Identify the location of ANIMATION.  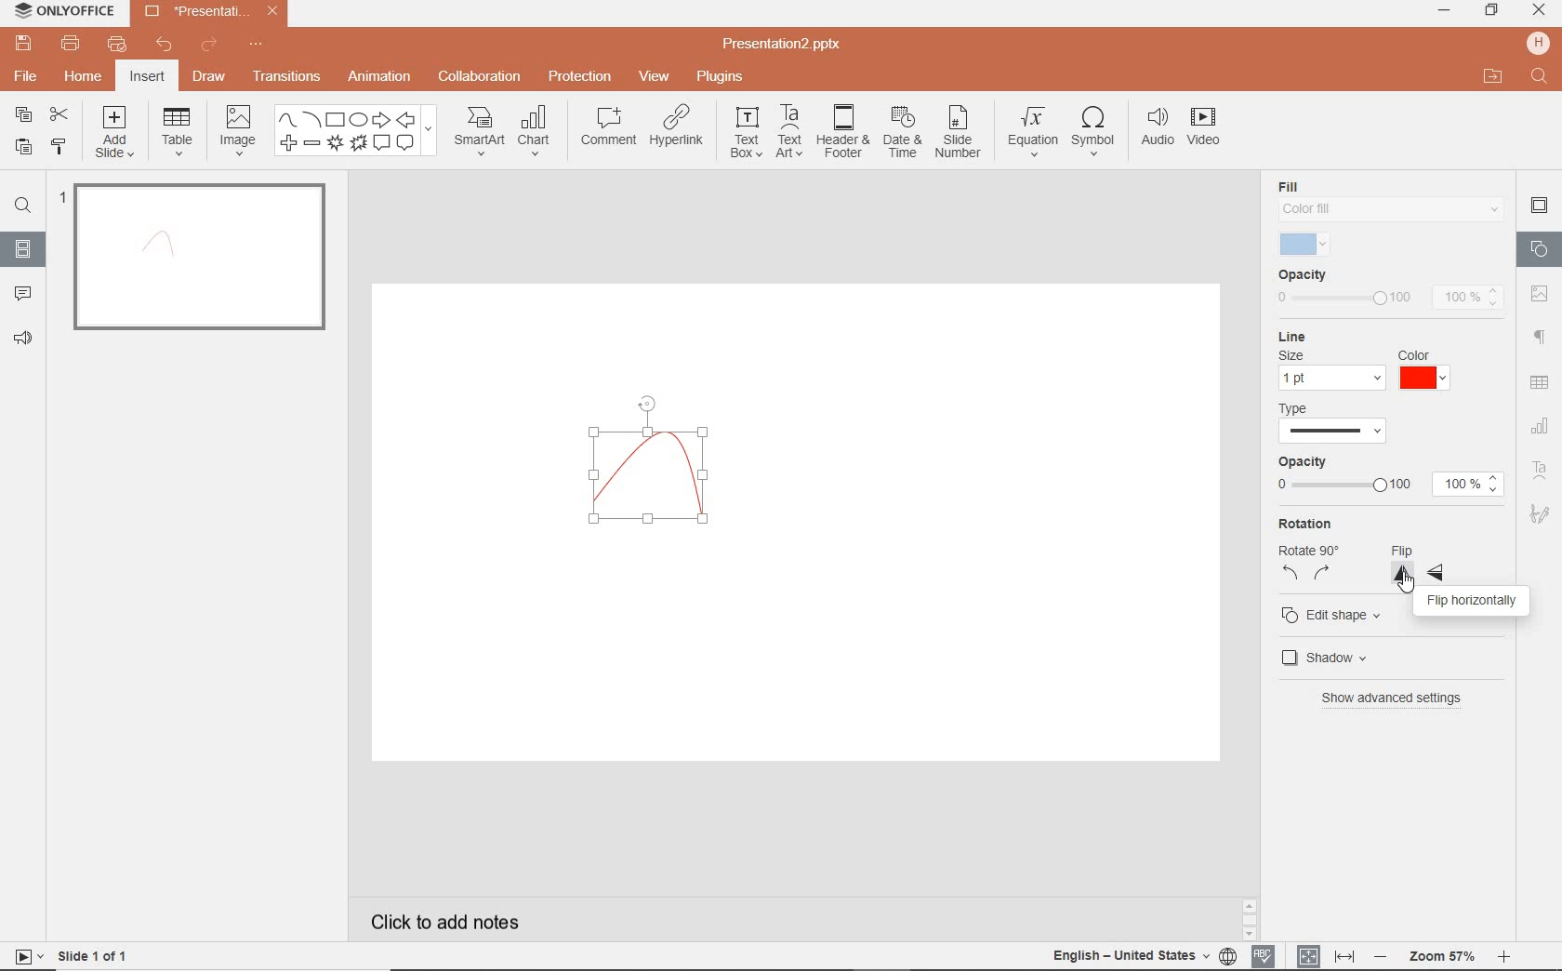
(383, 77).